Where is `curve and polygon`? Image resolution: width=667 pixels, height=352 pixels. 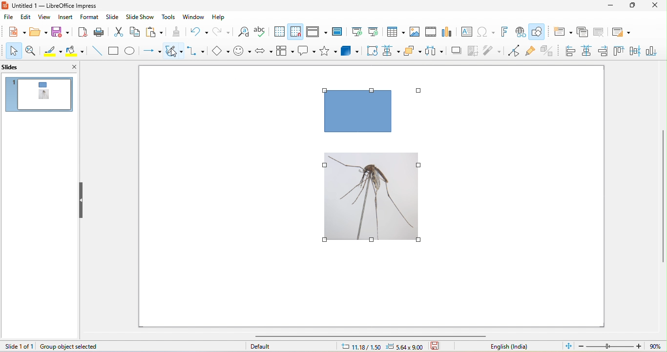 curve and polygon is located at coordinates (175, 52).